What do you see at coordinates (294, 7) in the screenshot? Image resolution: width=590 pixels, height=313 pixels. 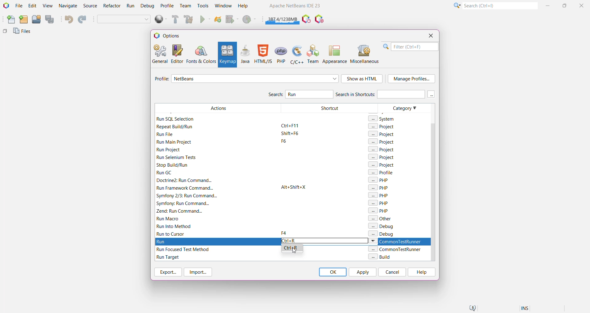 I see `Application name and Version` at bounding box center [294, 7].